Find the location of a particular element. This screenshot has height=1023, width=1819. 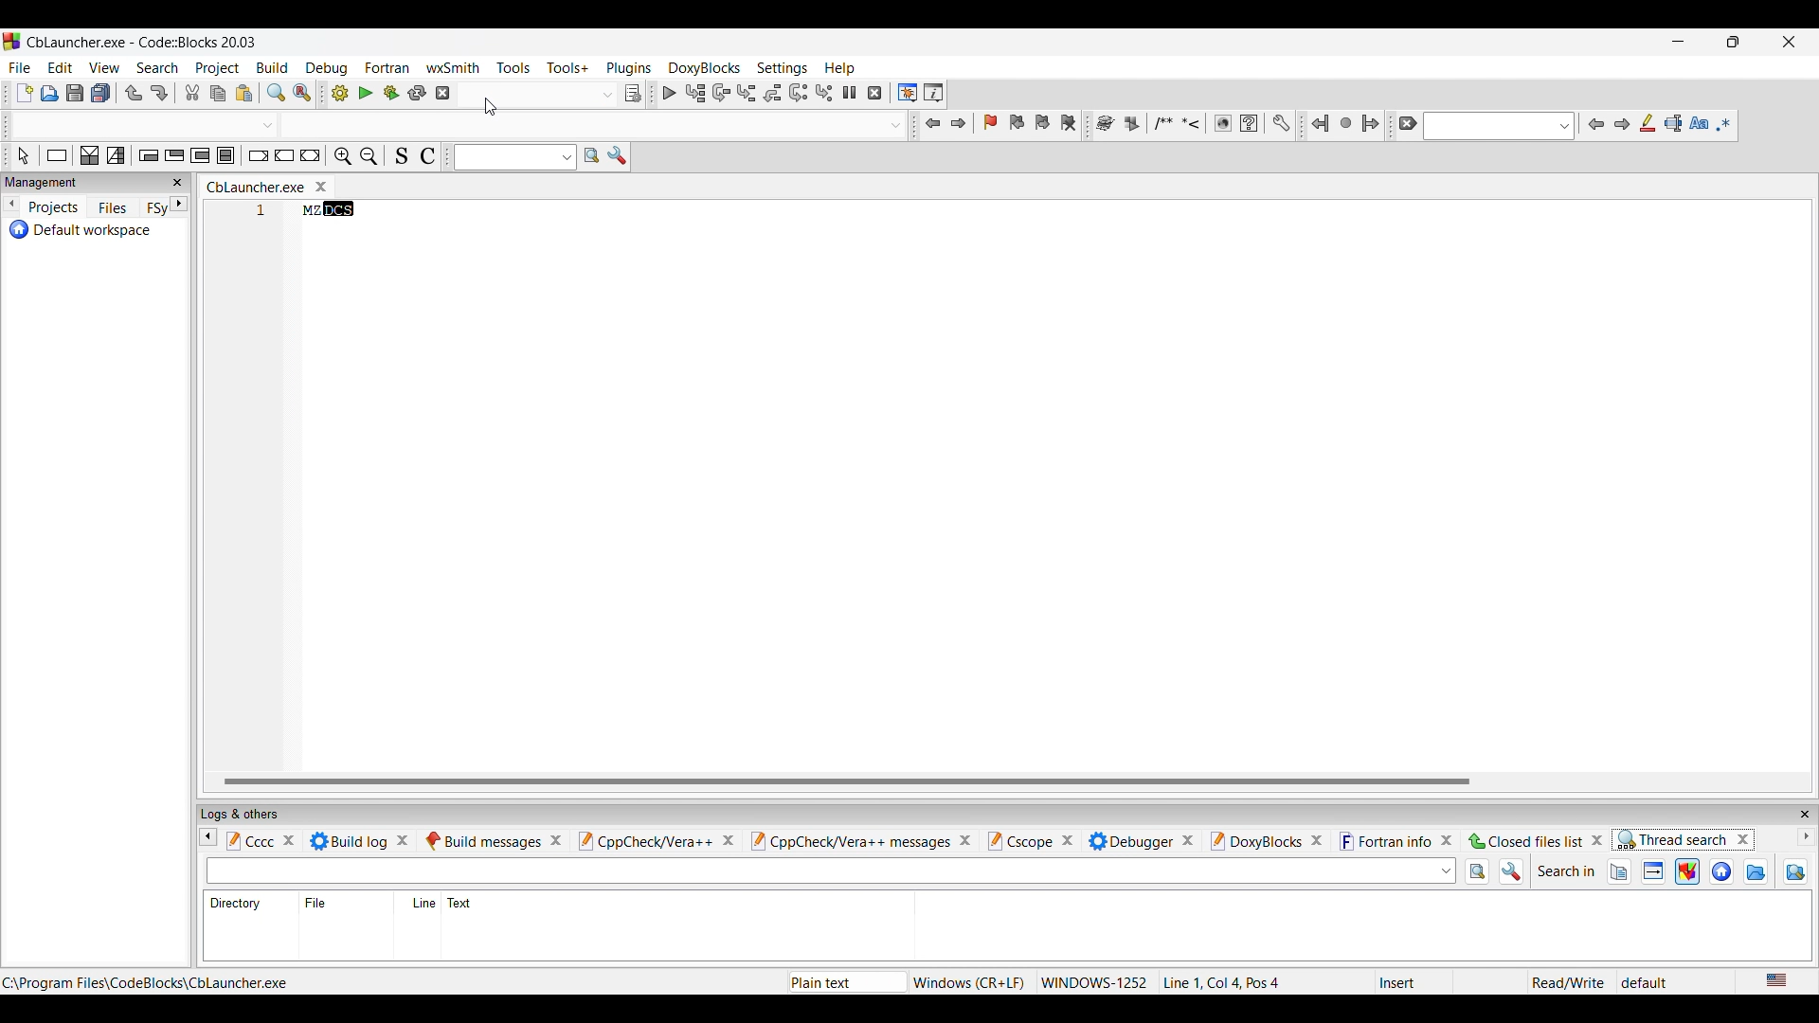

Windows is located at coordinates (968, 980).